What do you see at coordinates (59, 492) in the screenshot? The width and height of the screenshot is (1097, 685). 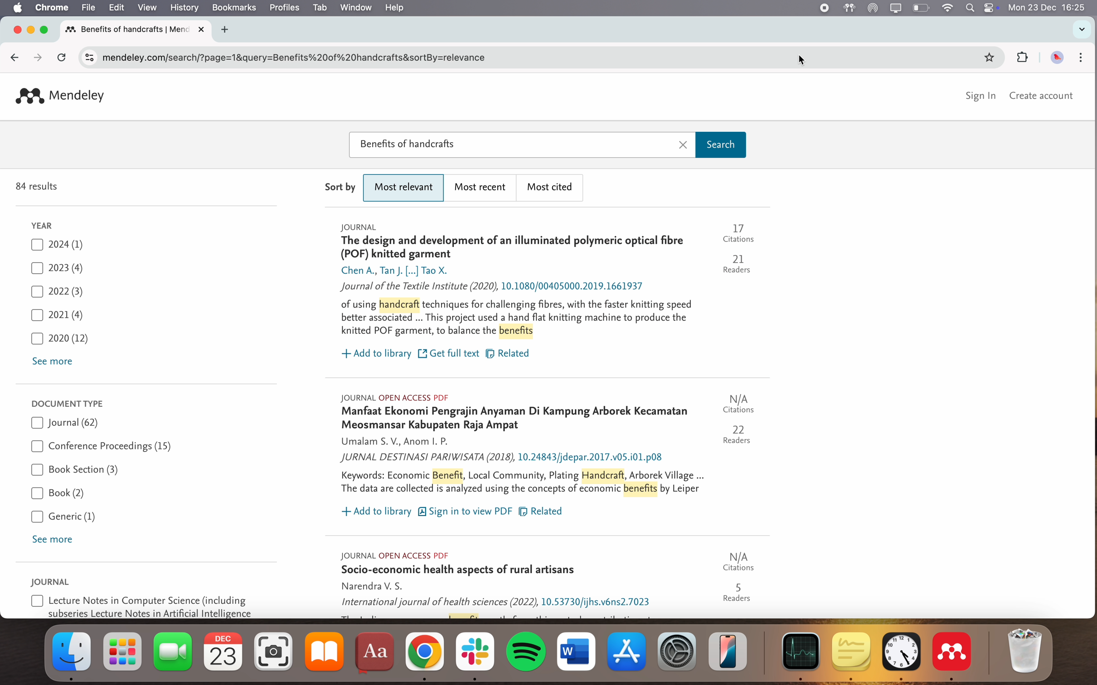 I see `book` at bounding box center [59, 492].